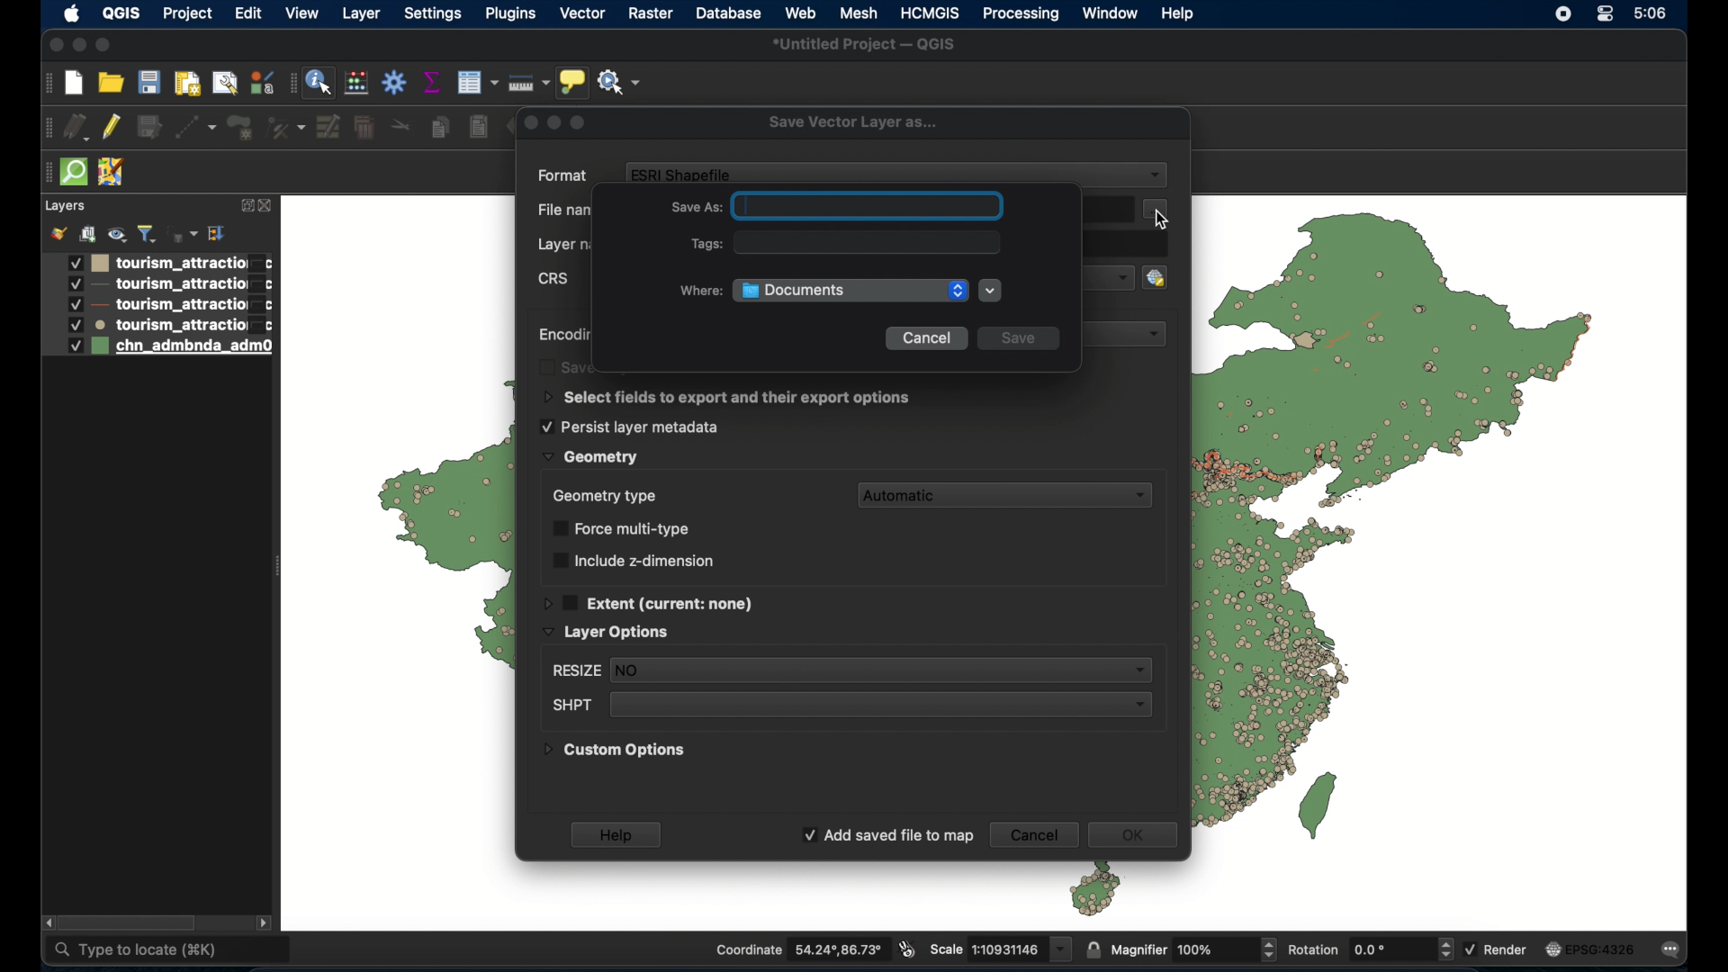 The width and height of the screenshot is (1728, 972). I want to click on geometry , so click(589, 457).